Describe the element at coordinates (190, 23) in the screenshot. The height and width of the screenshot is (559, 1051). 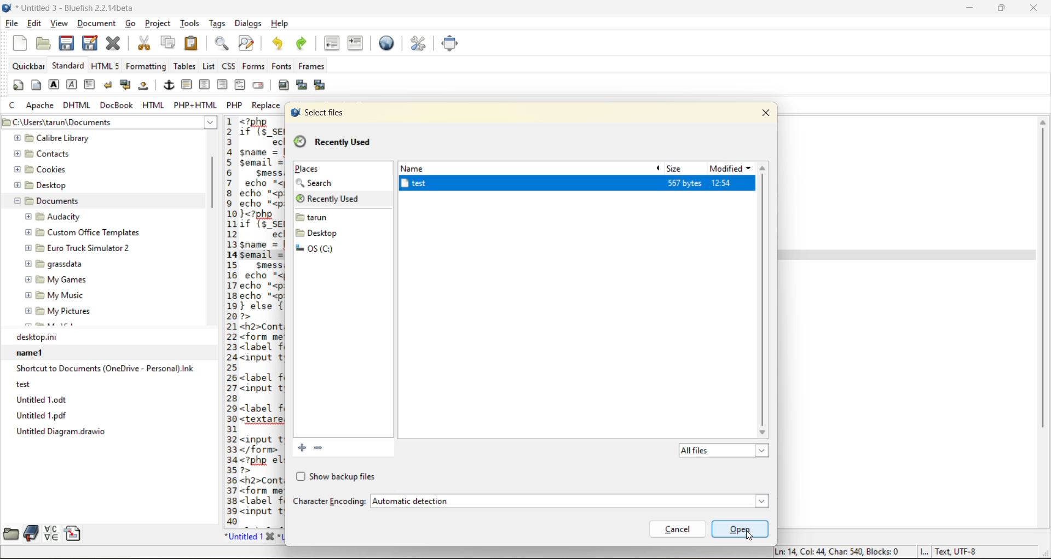
I see `tools` at that location.